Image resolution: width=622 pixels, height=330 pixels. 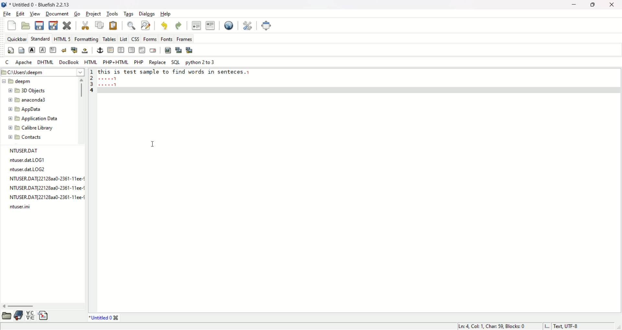 What do you see at coordinates (147, 14) in the screenshot?
I see `dialogs` at bounding box center [147, 14].